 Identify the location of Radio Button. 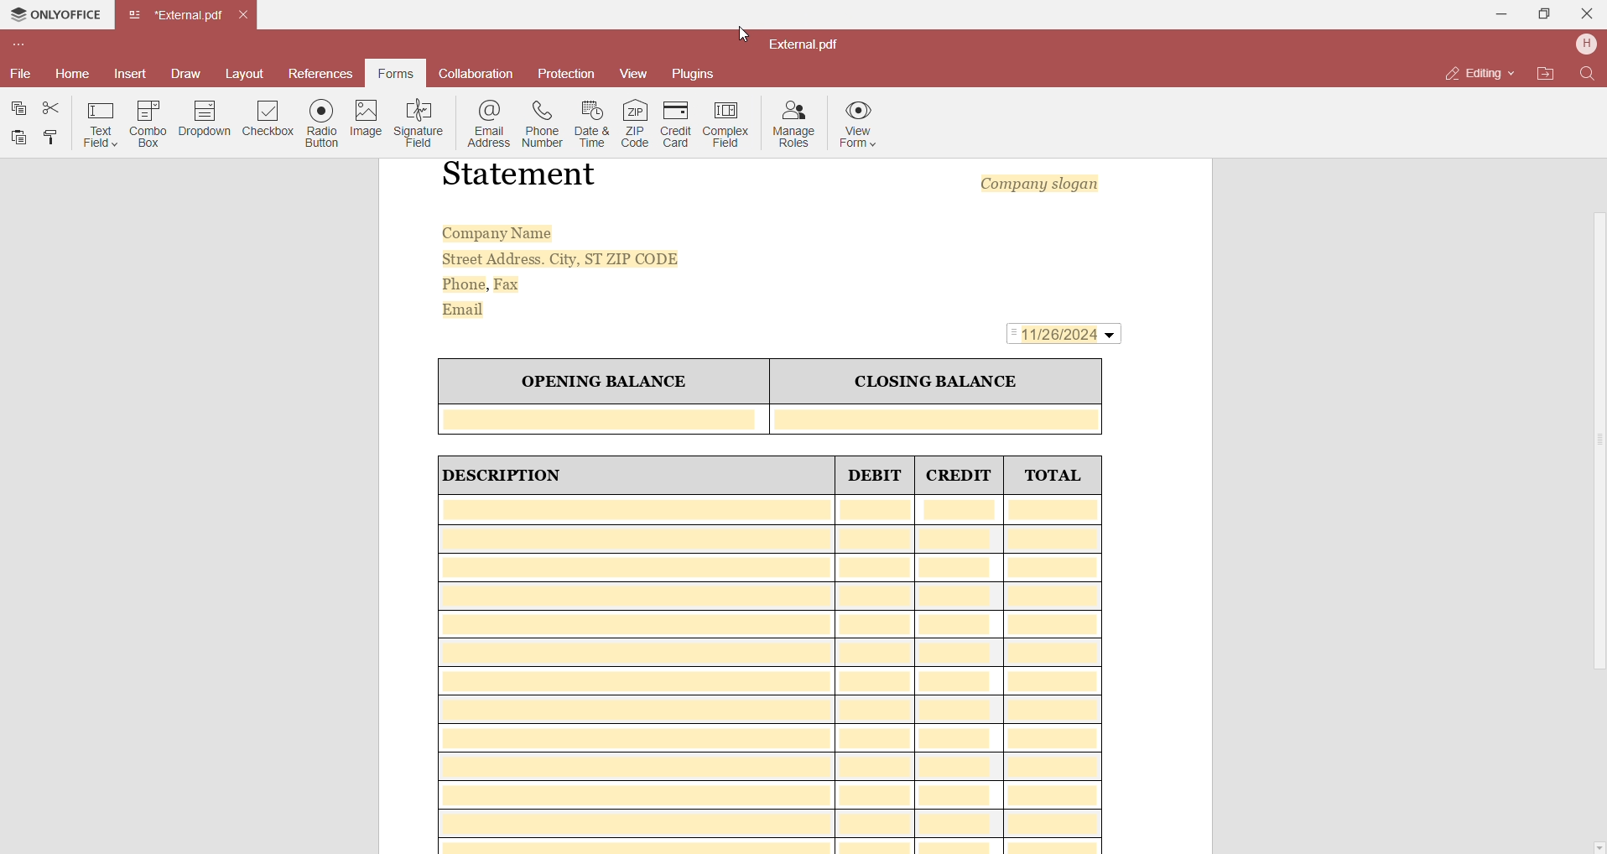
(319, 124).